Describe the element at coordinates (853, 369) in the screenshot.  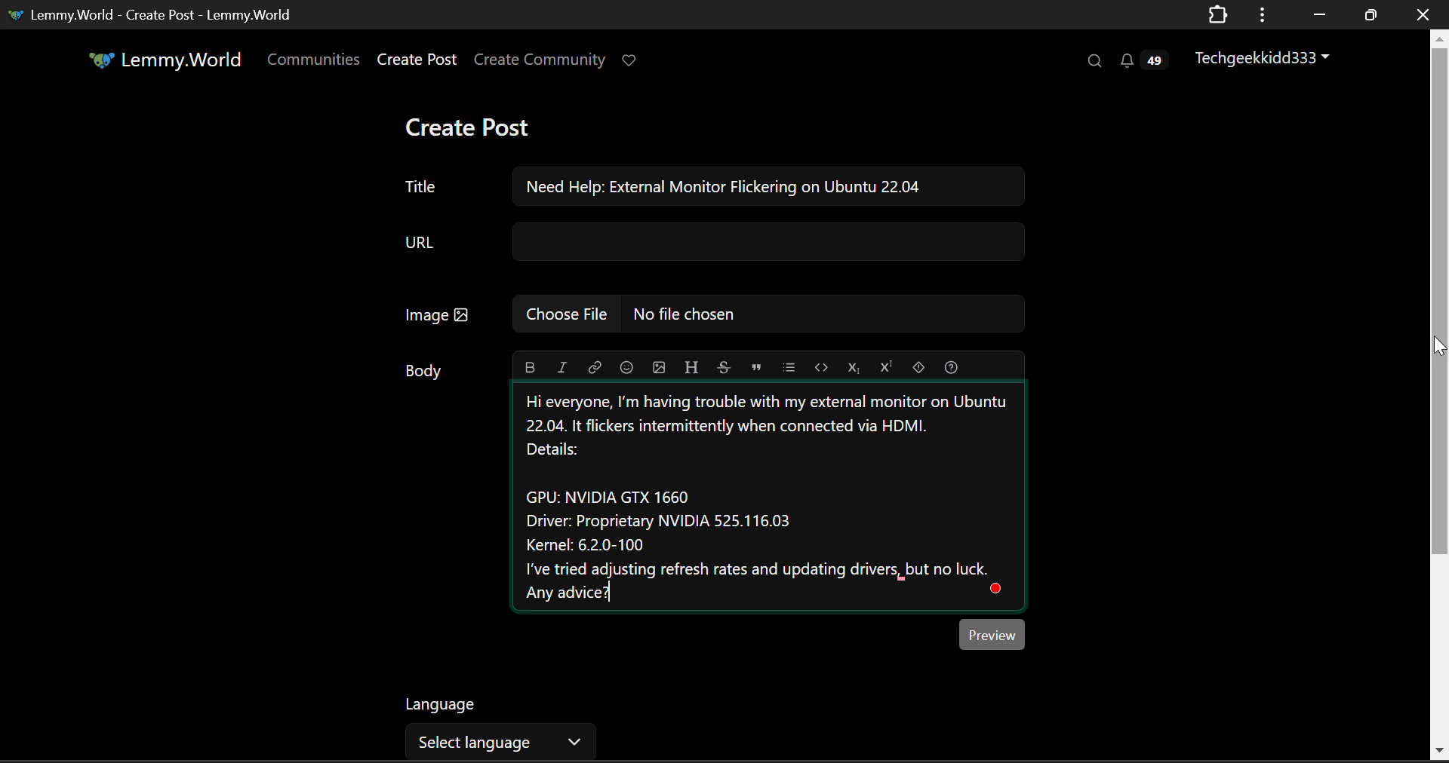
I see `Subscript` at that location.